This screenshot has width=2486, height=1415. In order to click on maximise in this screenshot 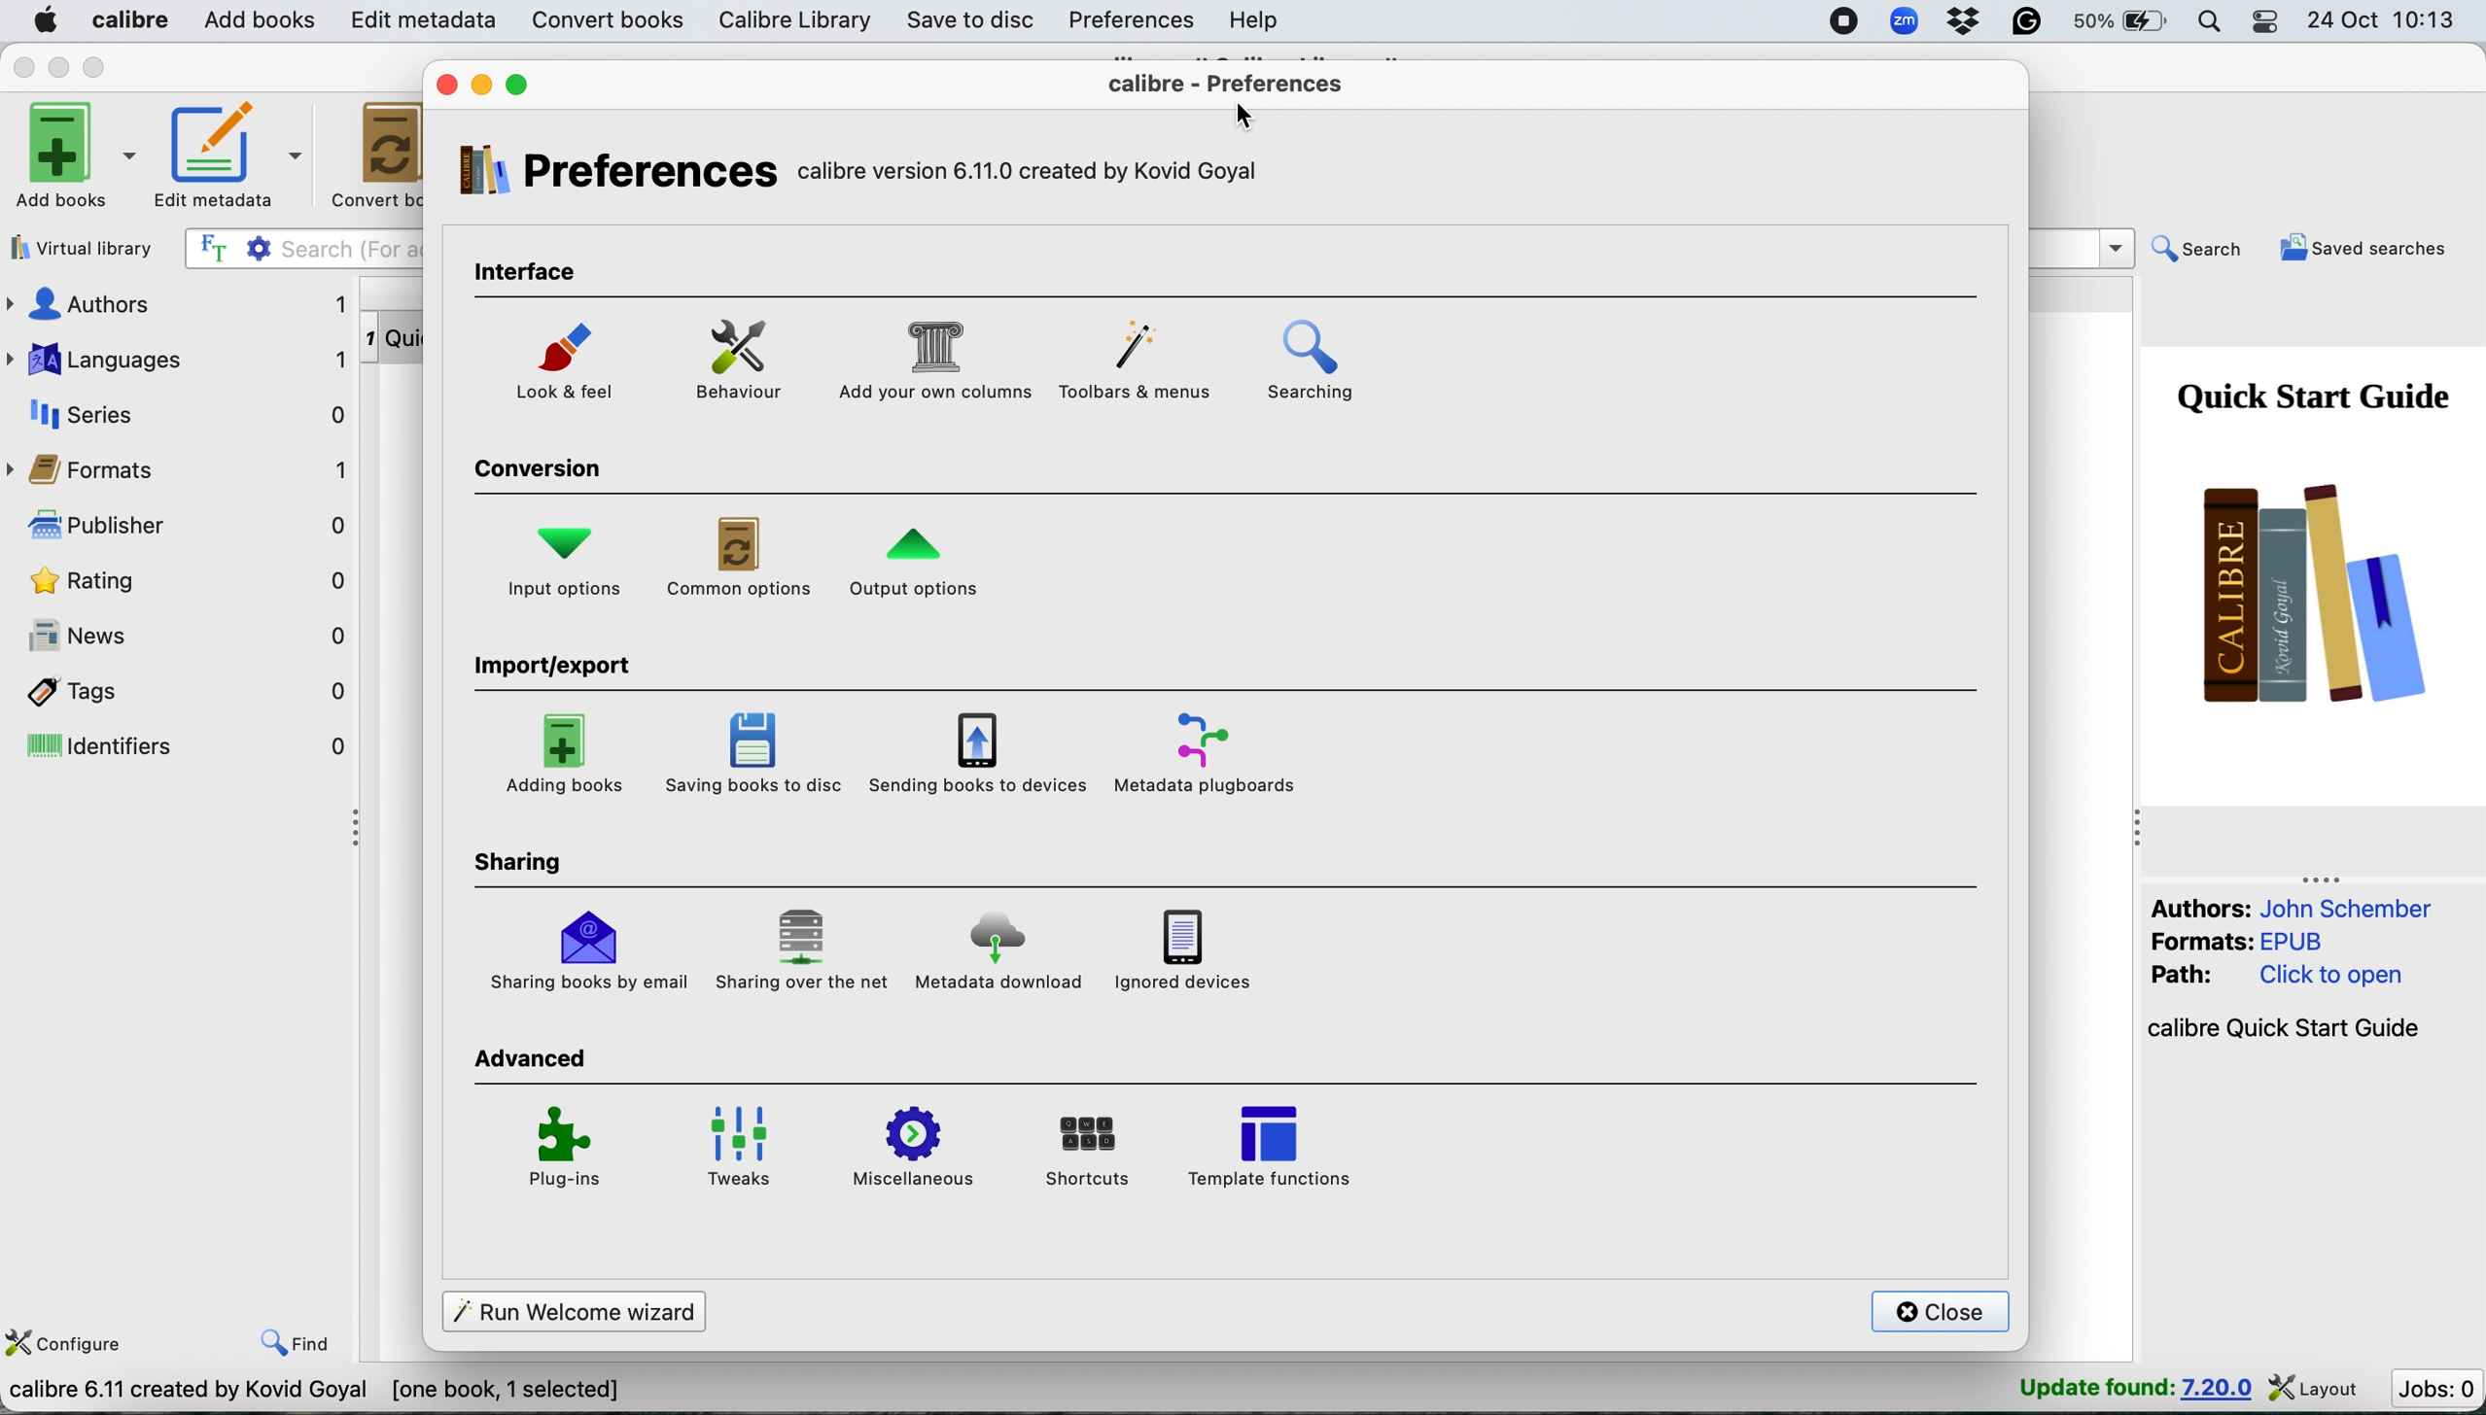, I will do `click(102, 67)`.